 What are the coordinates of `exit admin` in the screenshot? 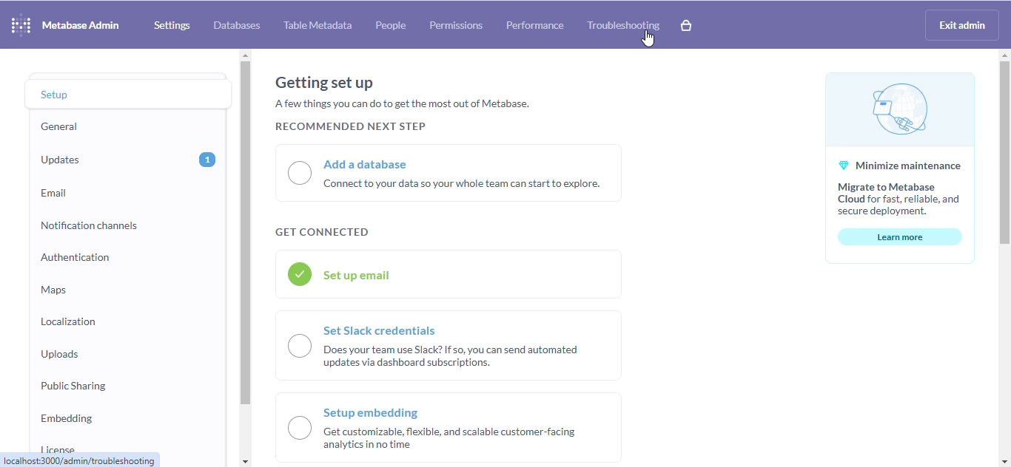 It's located at (962, 25).